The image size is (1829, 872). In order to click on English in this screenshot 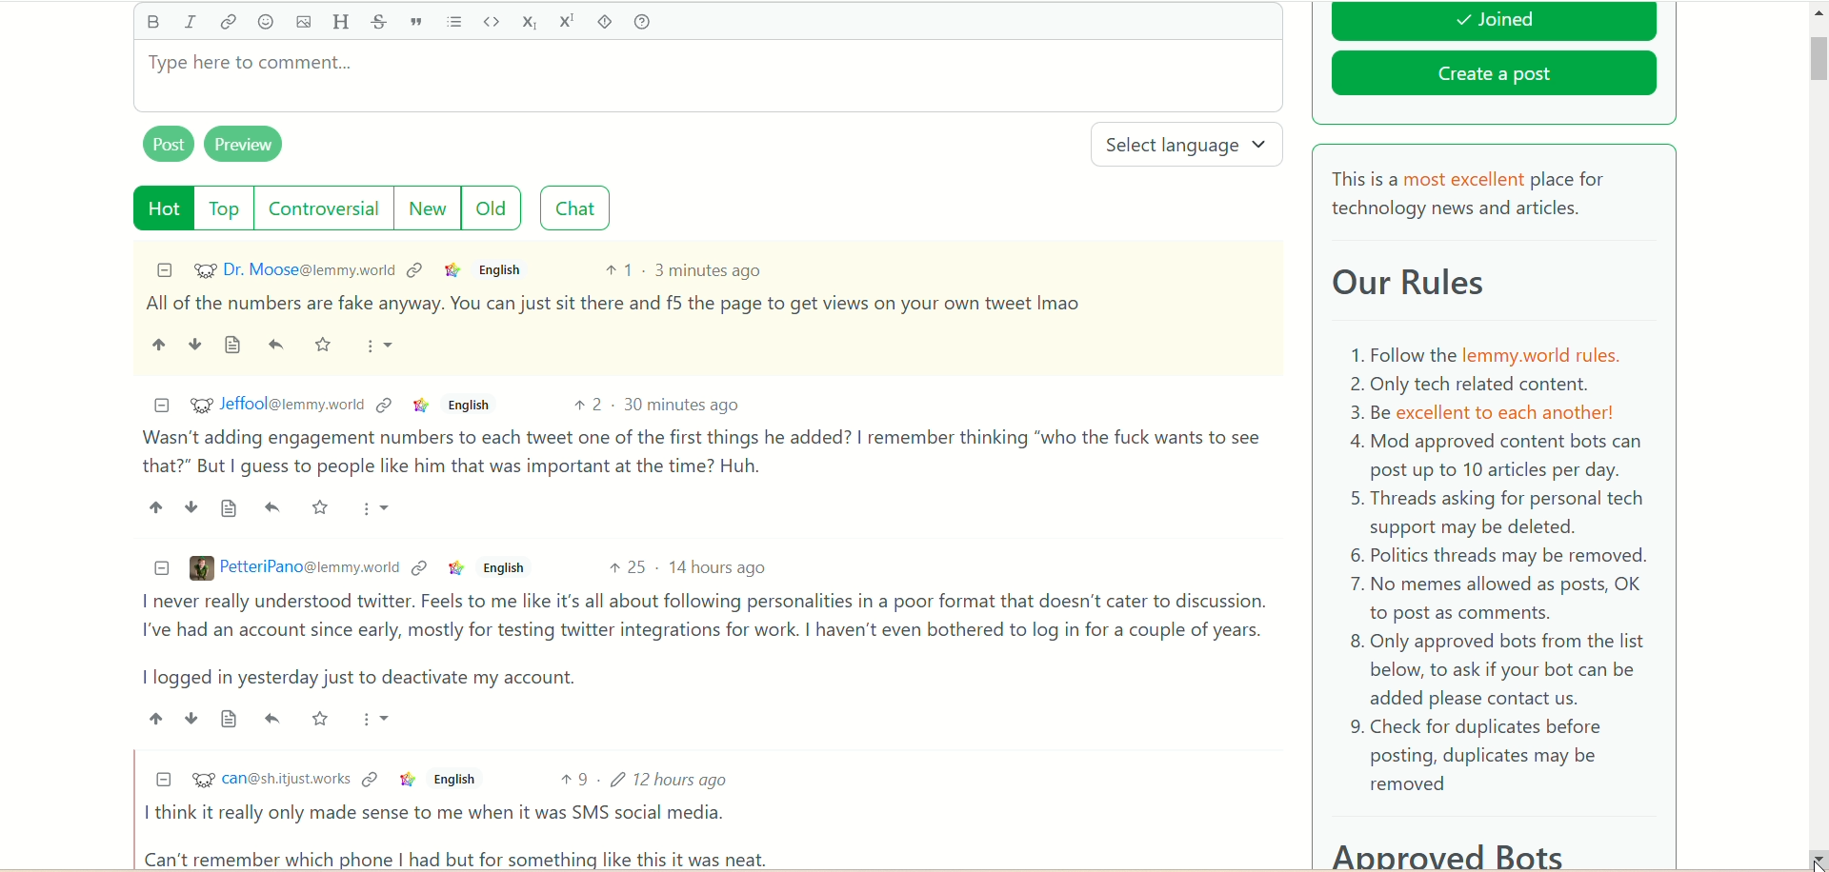, I will do `click(504, 270)`.